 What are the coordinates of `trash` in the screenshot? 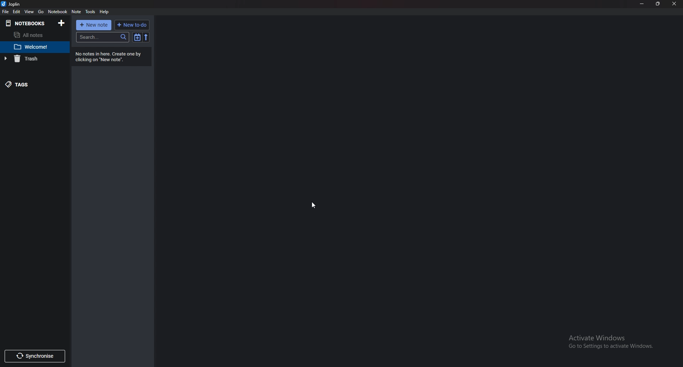 It's located at (35, 59).